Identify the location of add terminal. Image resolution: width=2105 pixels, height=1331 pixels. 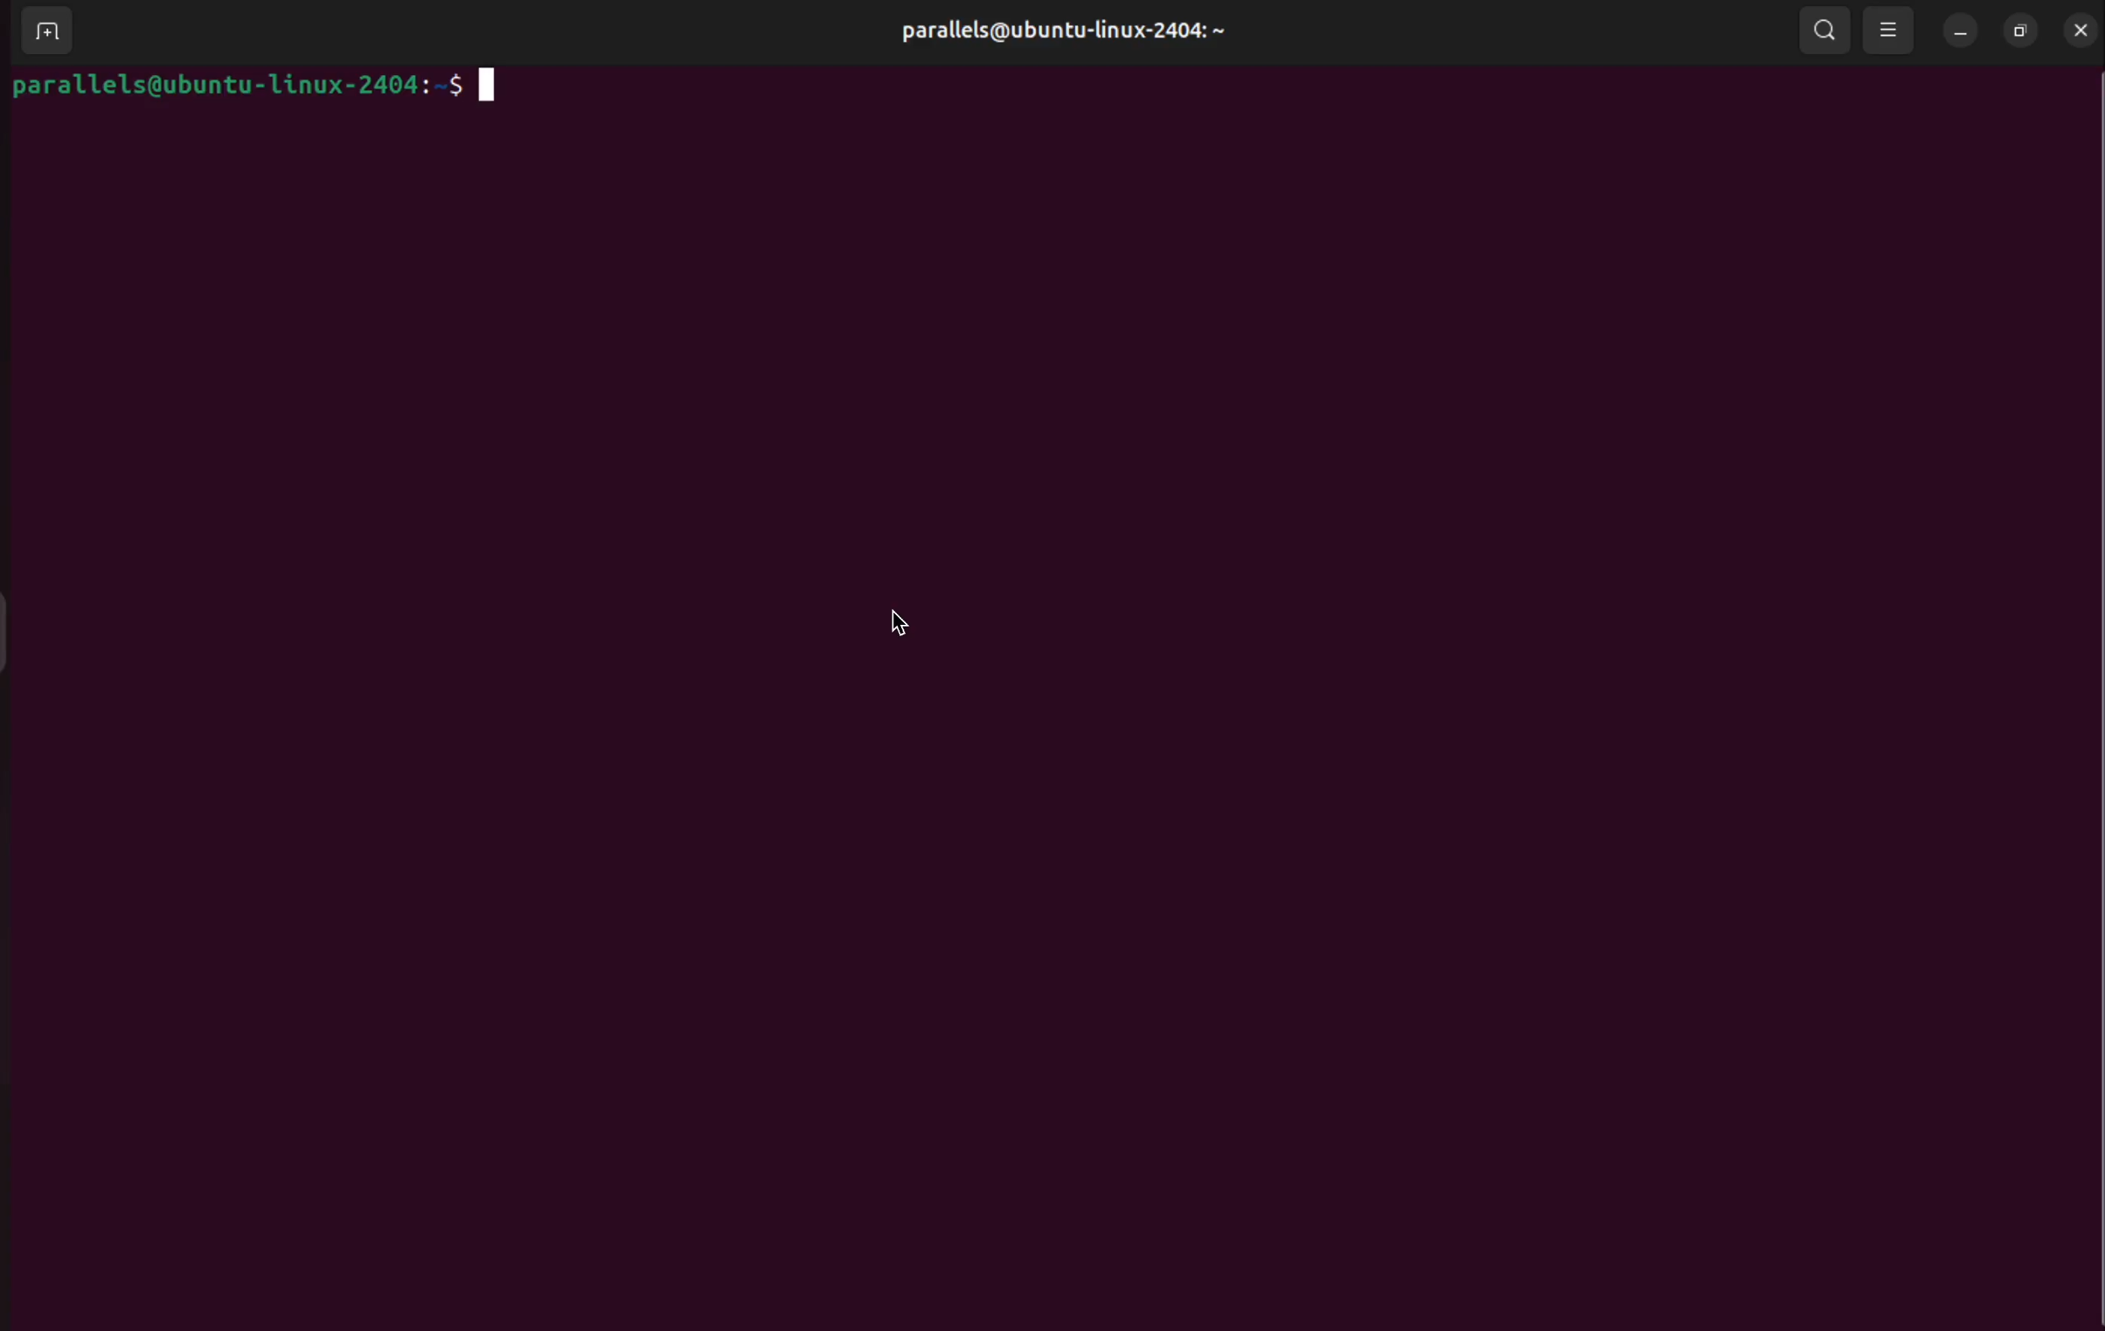
(48, 31).